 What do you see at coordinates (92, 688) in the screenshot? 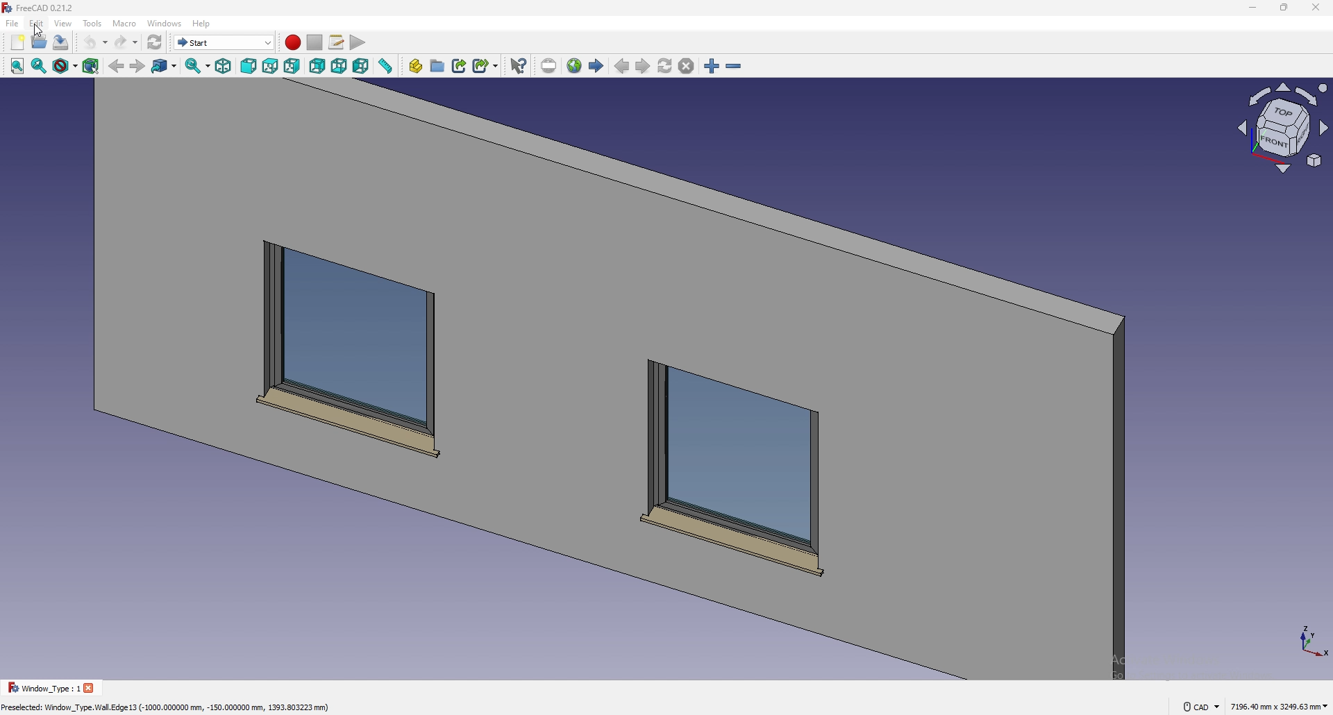
I see `close` at bounding box center [92, 688].